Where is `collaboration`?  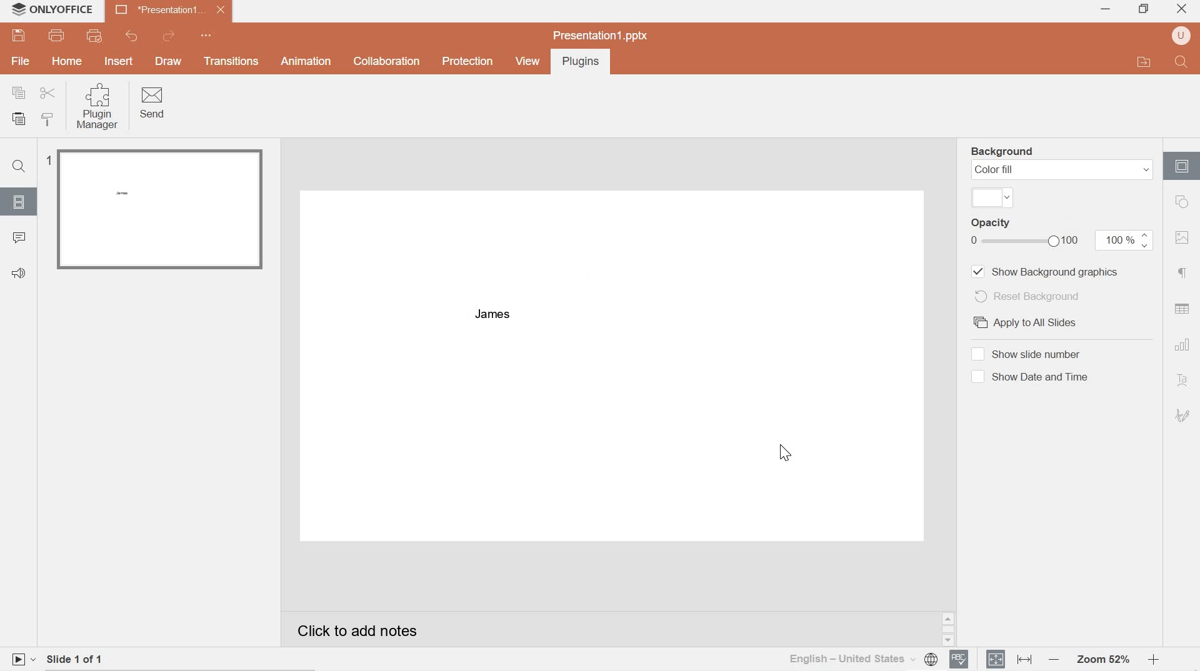 collaboration is located at coordinates (385, 62).